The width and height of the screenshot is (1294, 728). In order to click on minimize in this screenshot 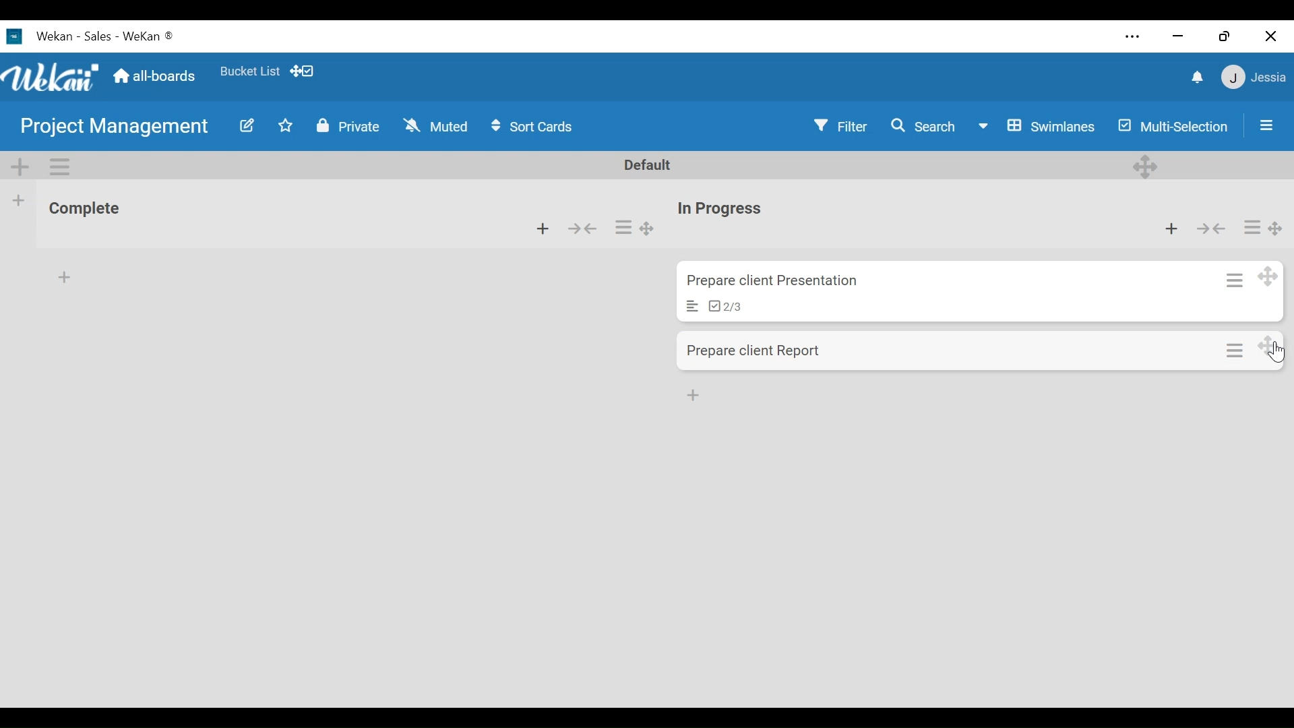, I will do `click(1175, 36)`.